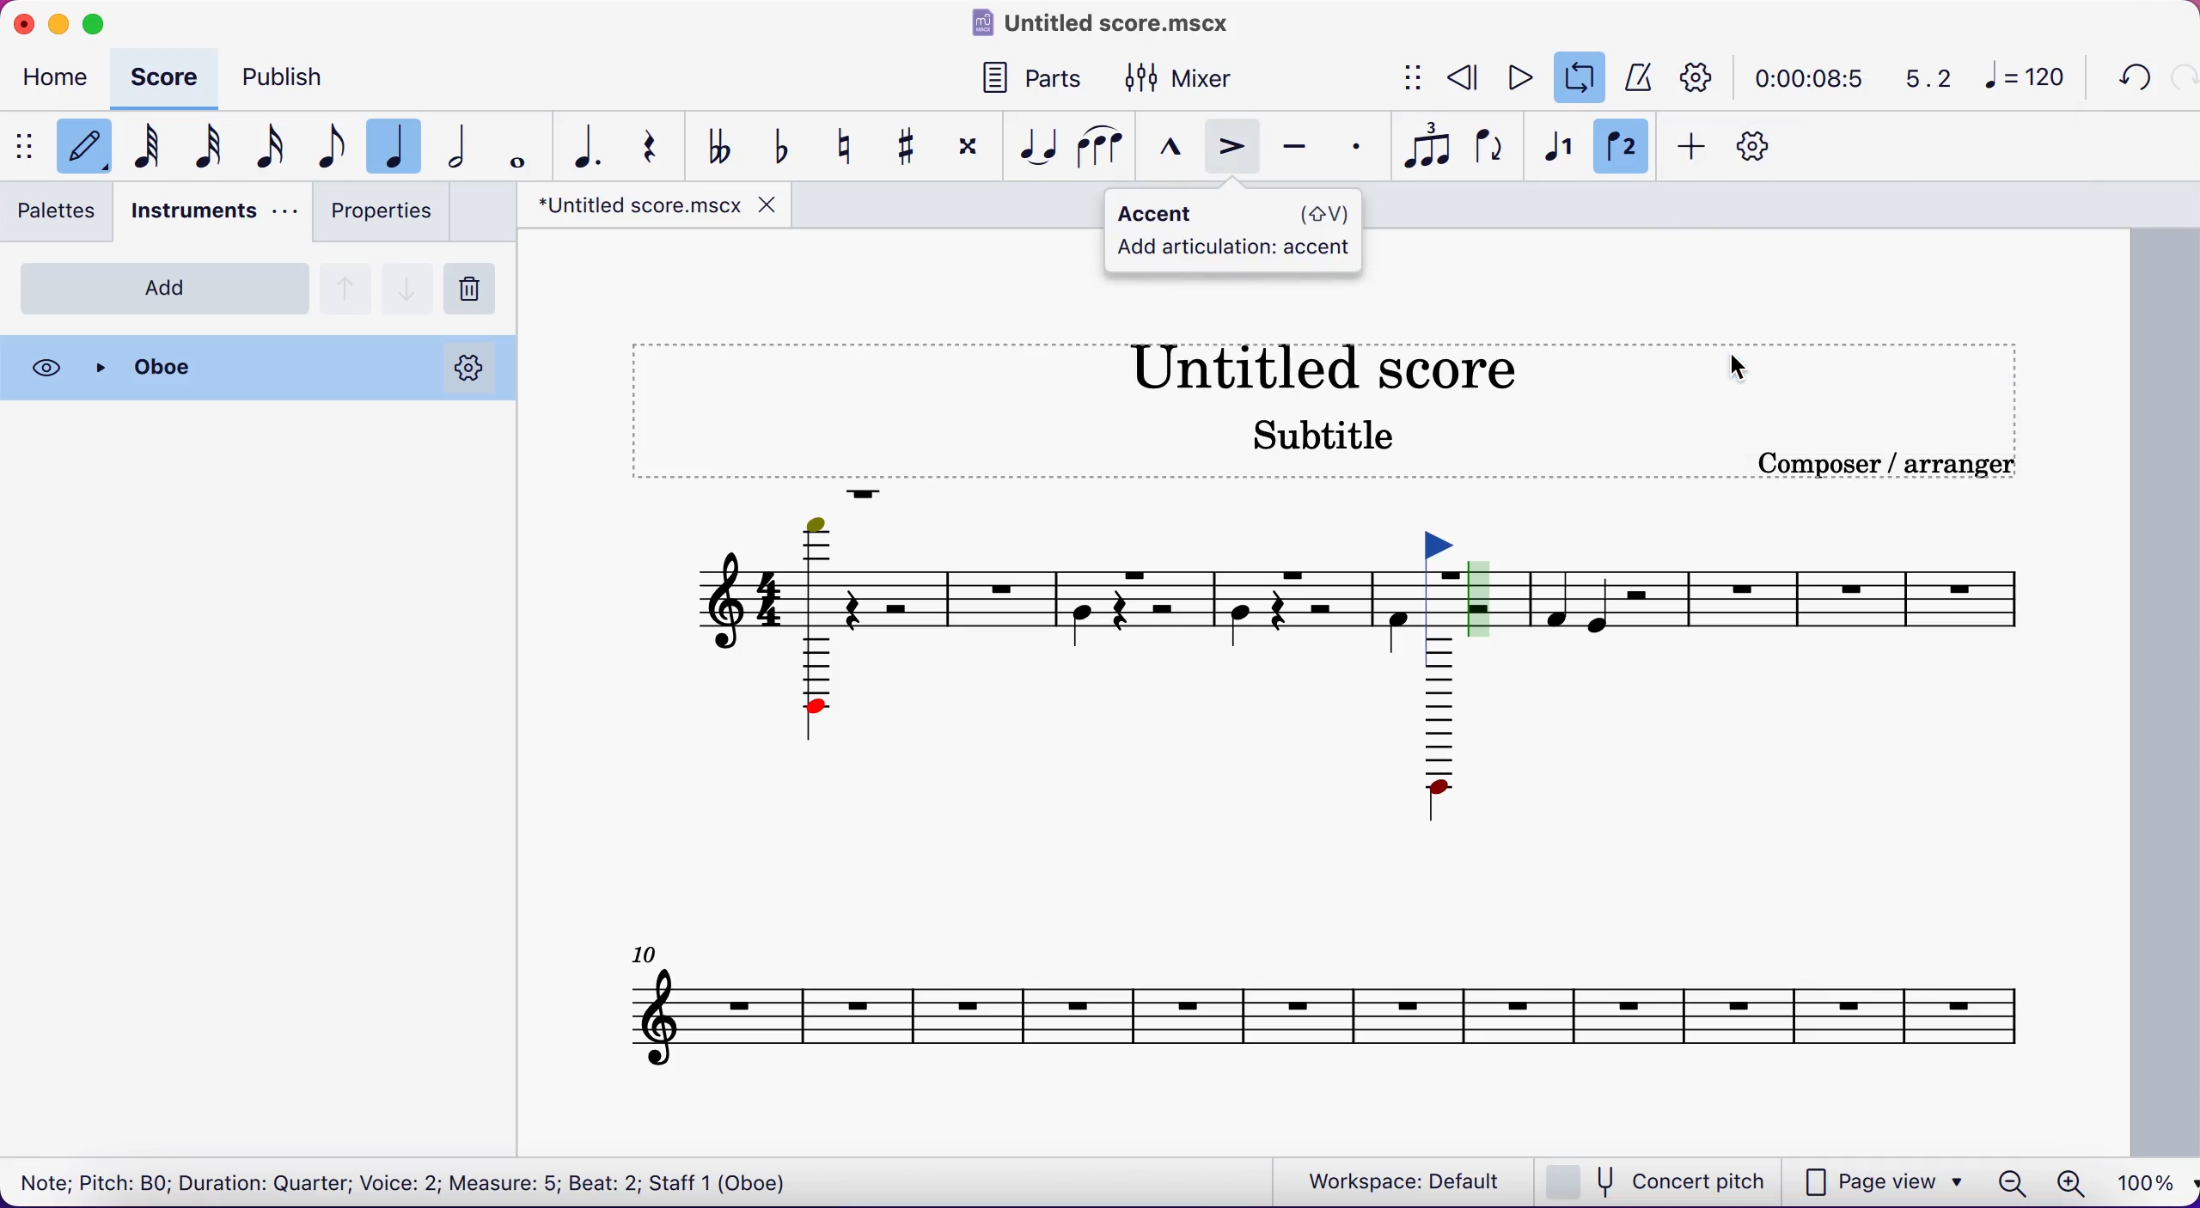 Image resolution: width=2200 pixels, height=1208 pixels. Describe the element at coordinates (1464, 76) in the screenshot. I see `review` at that location.